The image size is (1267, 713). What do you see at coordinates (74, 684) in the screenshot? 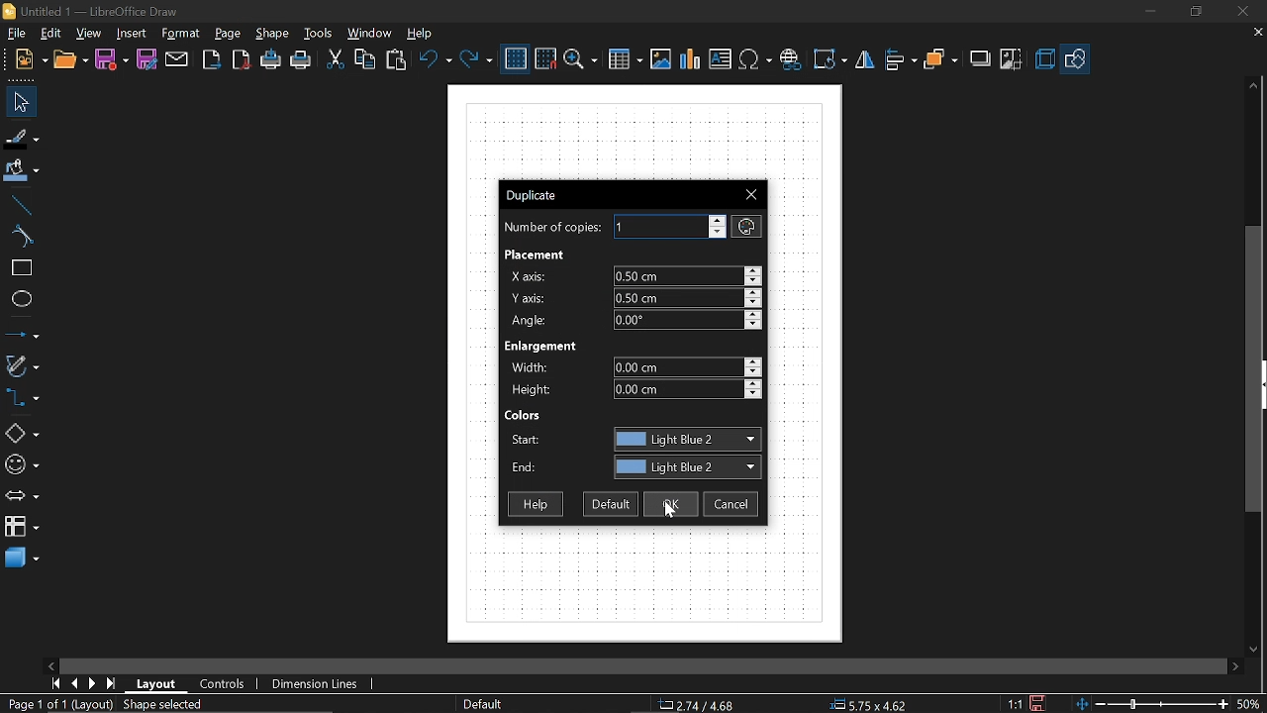
I see `previous page` at bounding box center [74, 684].